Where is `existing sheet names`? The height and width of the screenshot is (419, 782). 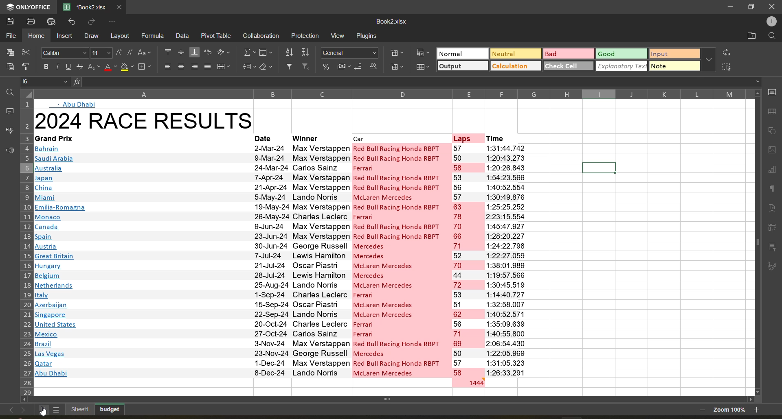
existing sheet names is located at coordinates (80, 408).